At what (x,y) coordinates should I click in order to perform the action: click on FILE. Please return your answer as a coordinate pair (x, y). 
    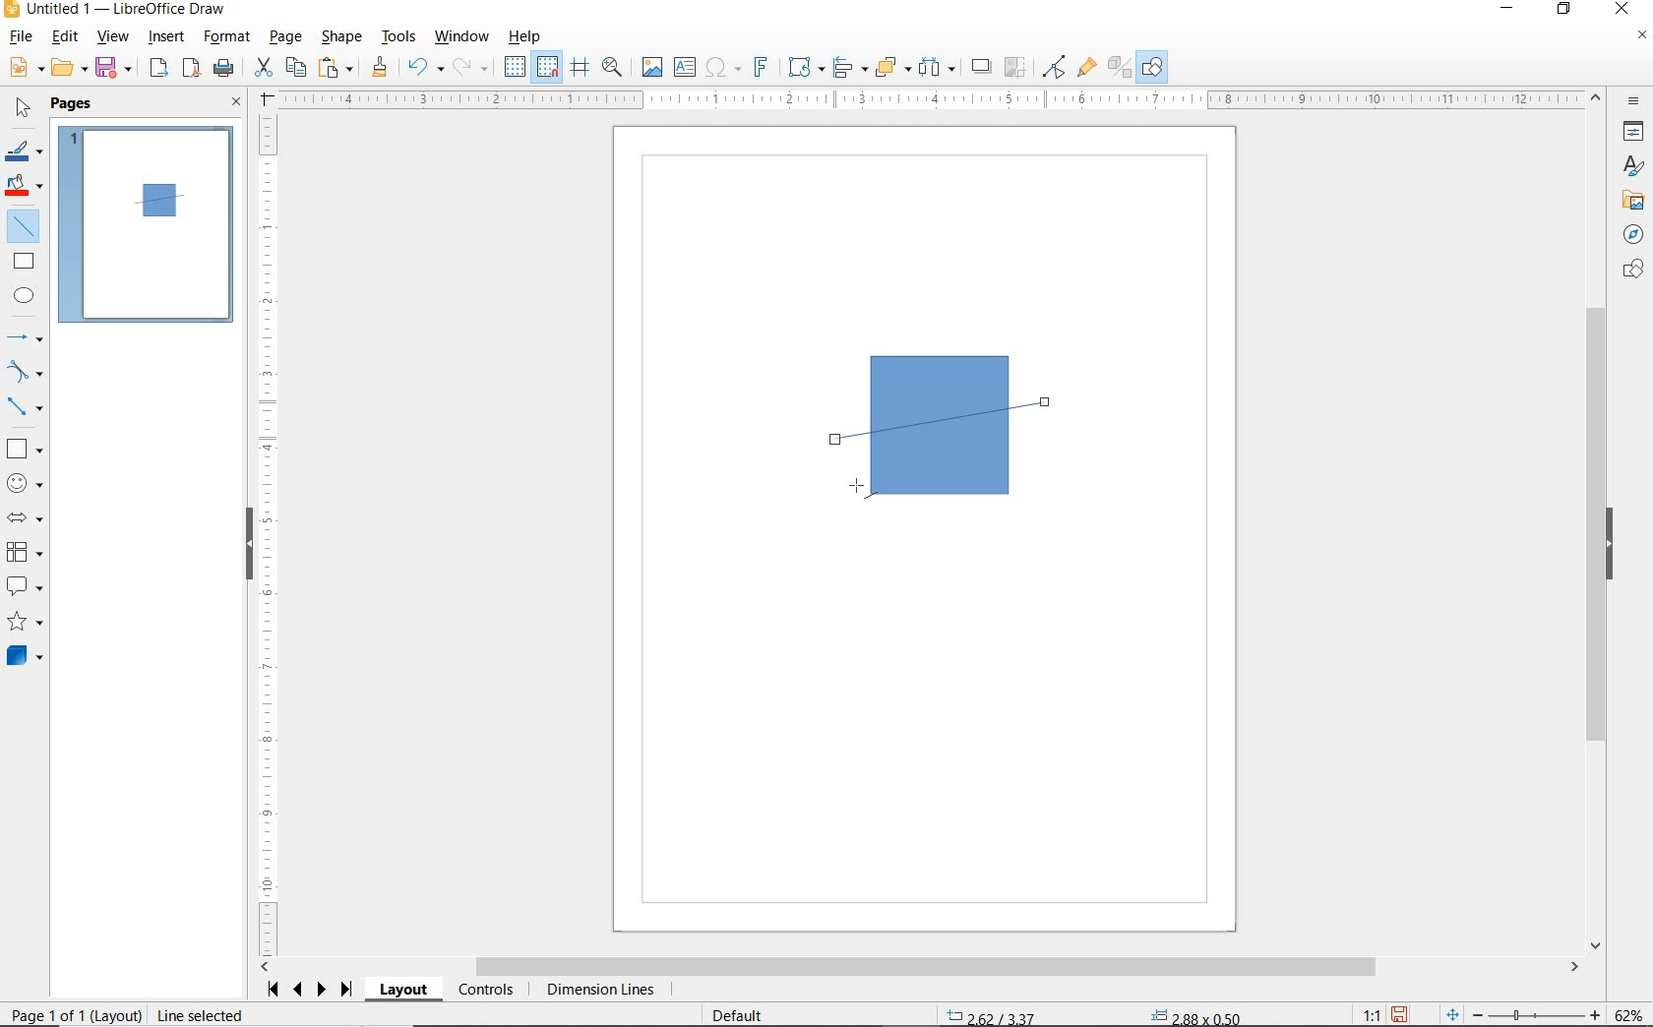
    Looking at the image, I should click on (19, 38).